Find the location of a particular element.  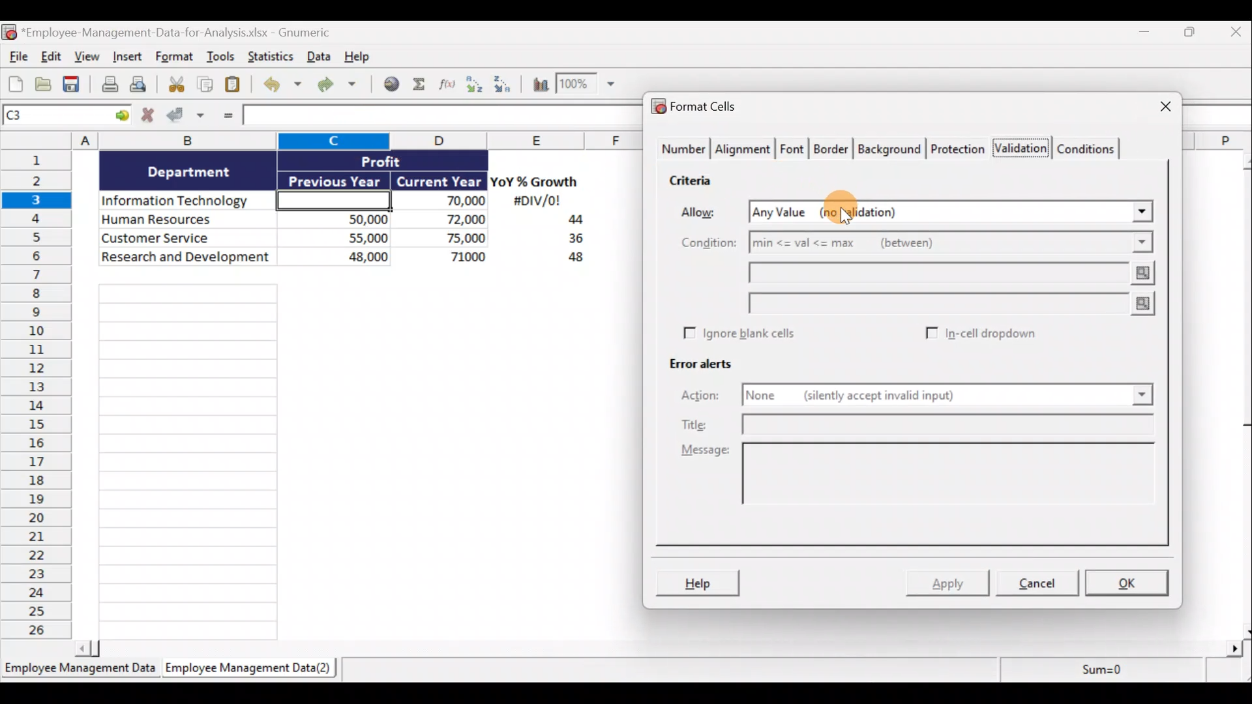

#DIV/0! is located at coordinates (536, 201).